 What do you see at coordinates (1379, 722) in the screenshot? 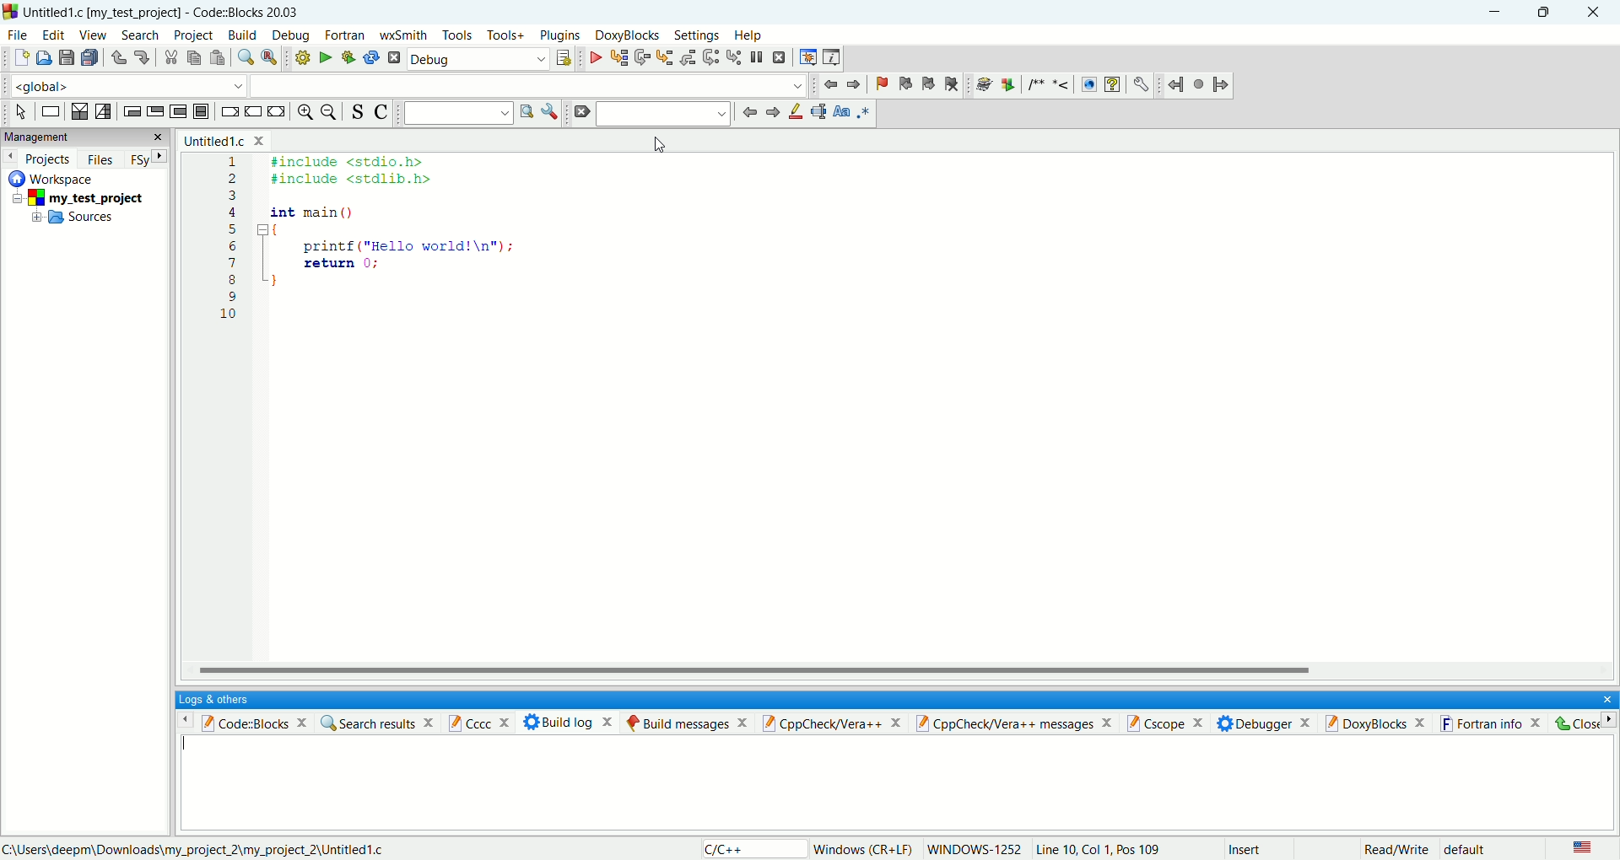
I see `doxyblocks` at bounding box center [1379, 722].